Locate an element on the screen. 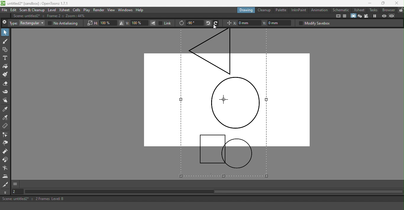 The height and width of the screenshot is (210, 404). Scale is located at coordinates (89, 23).